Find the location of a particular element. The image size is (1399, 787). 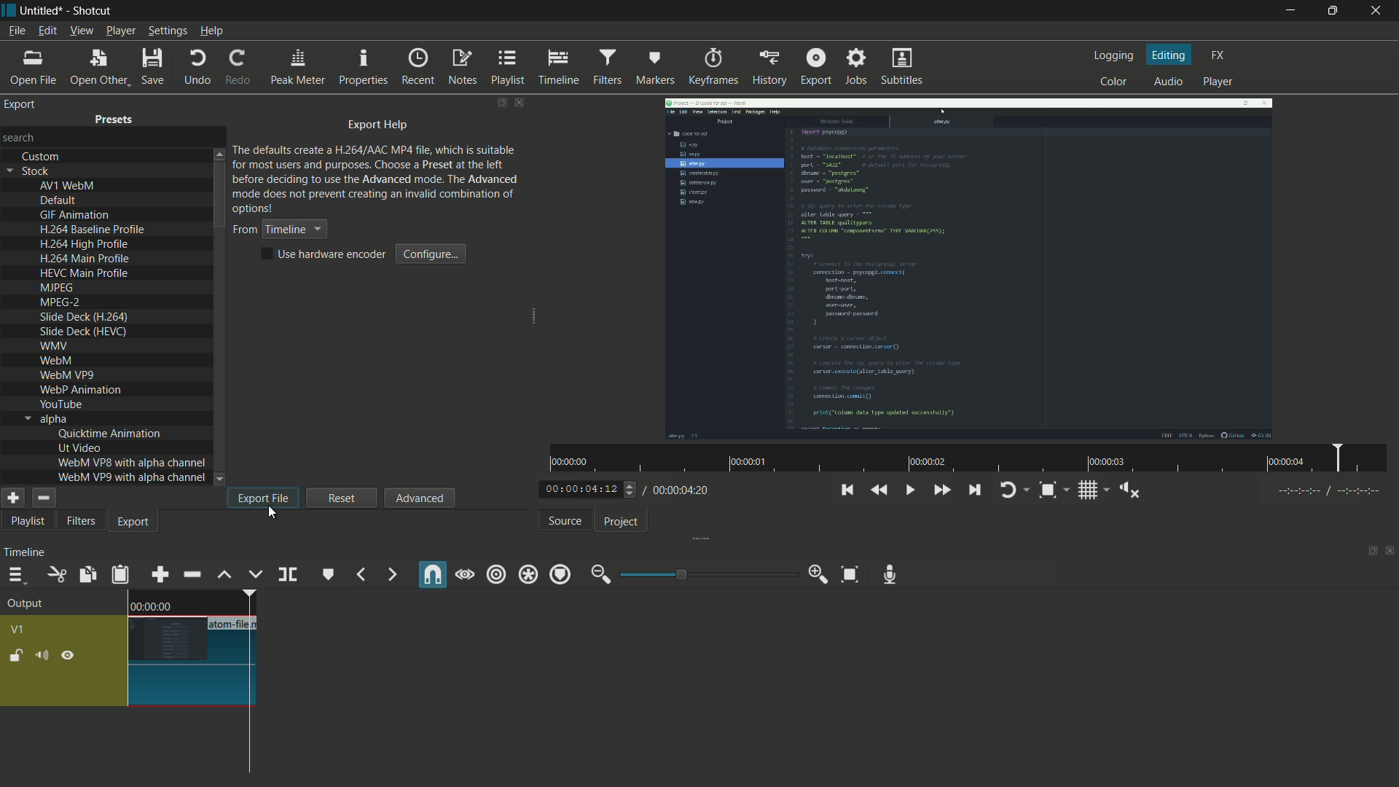

scrub while dragging is located at coordinates (466, 576).